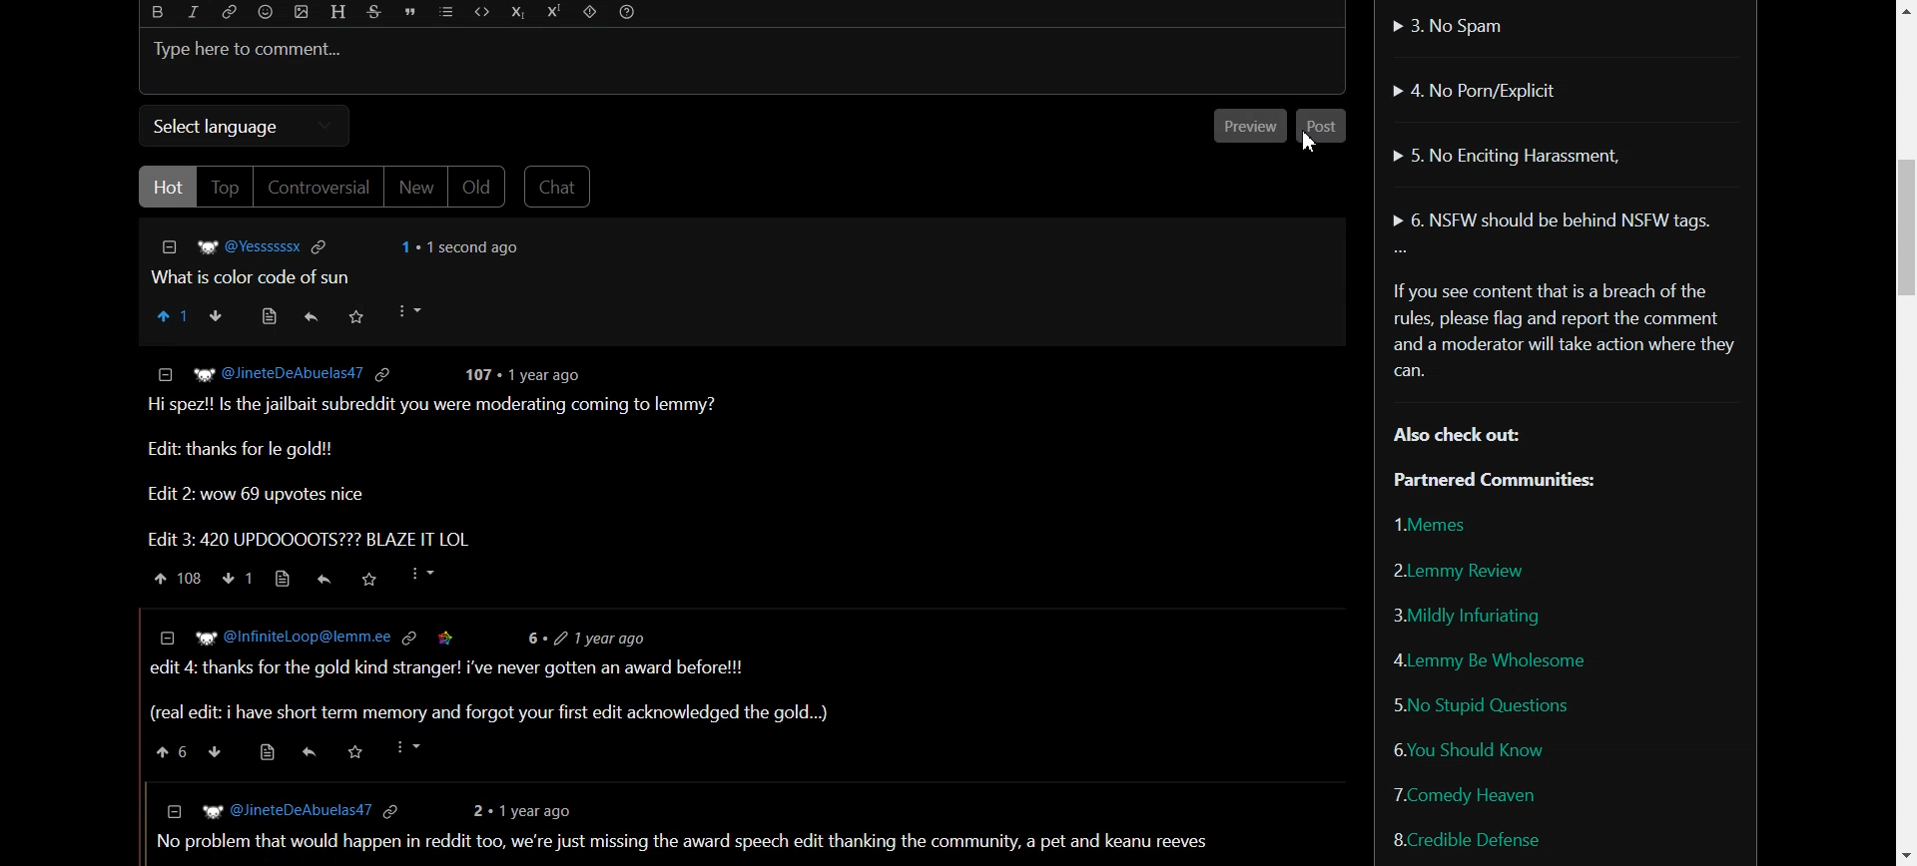 The height and width of the screenshot is (866, 1917). What do you see at coordinates (1564, 380) in the screenshot?
I see `Text` at bounding box center [1564, 380].